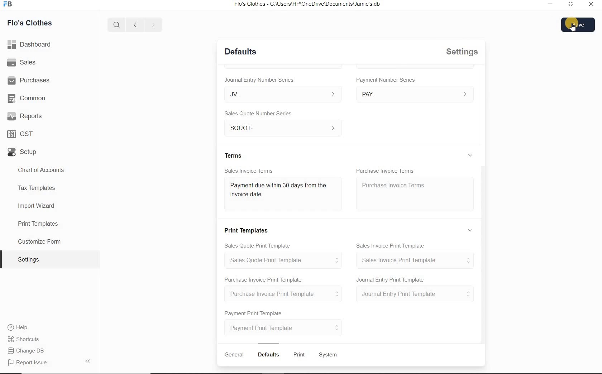  Describe the element at coordinates (50, 170) in the screenshot. I see `Chart of accounts` at that location.